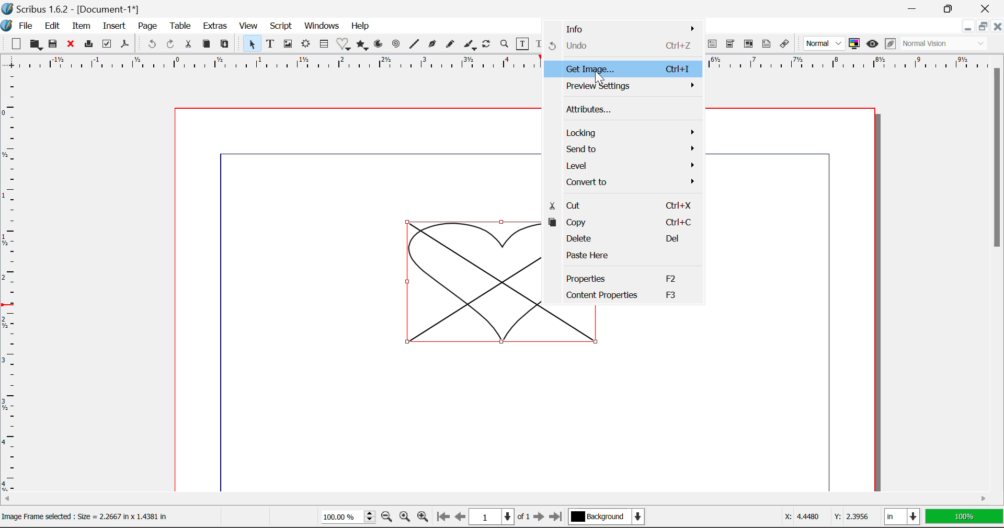  Describe the element at coordinates (622, 258) in the screenshot. I see `Paste Here` at that location.